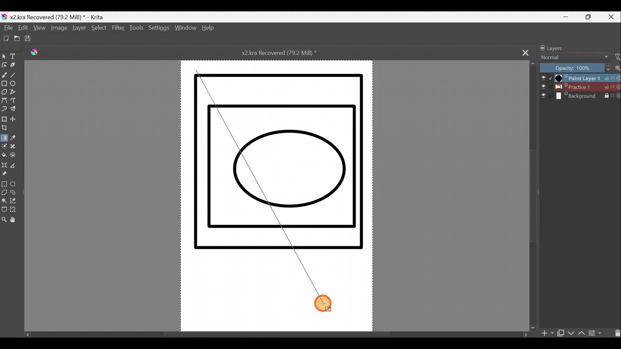  I want to click on Window, so click(186, 29).